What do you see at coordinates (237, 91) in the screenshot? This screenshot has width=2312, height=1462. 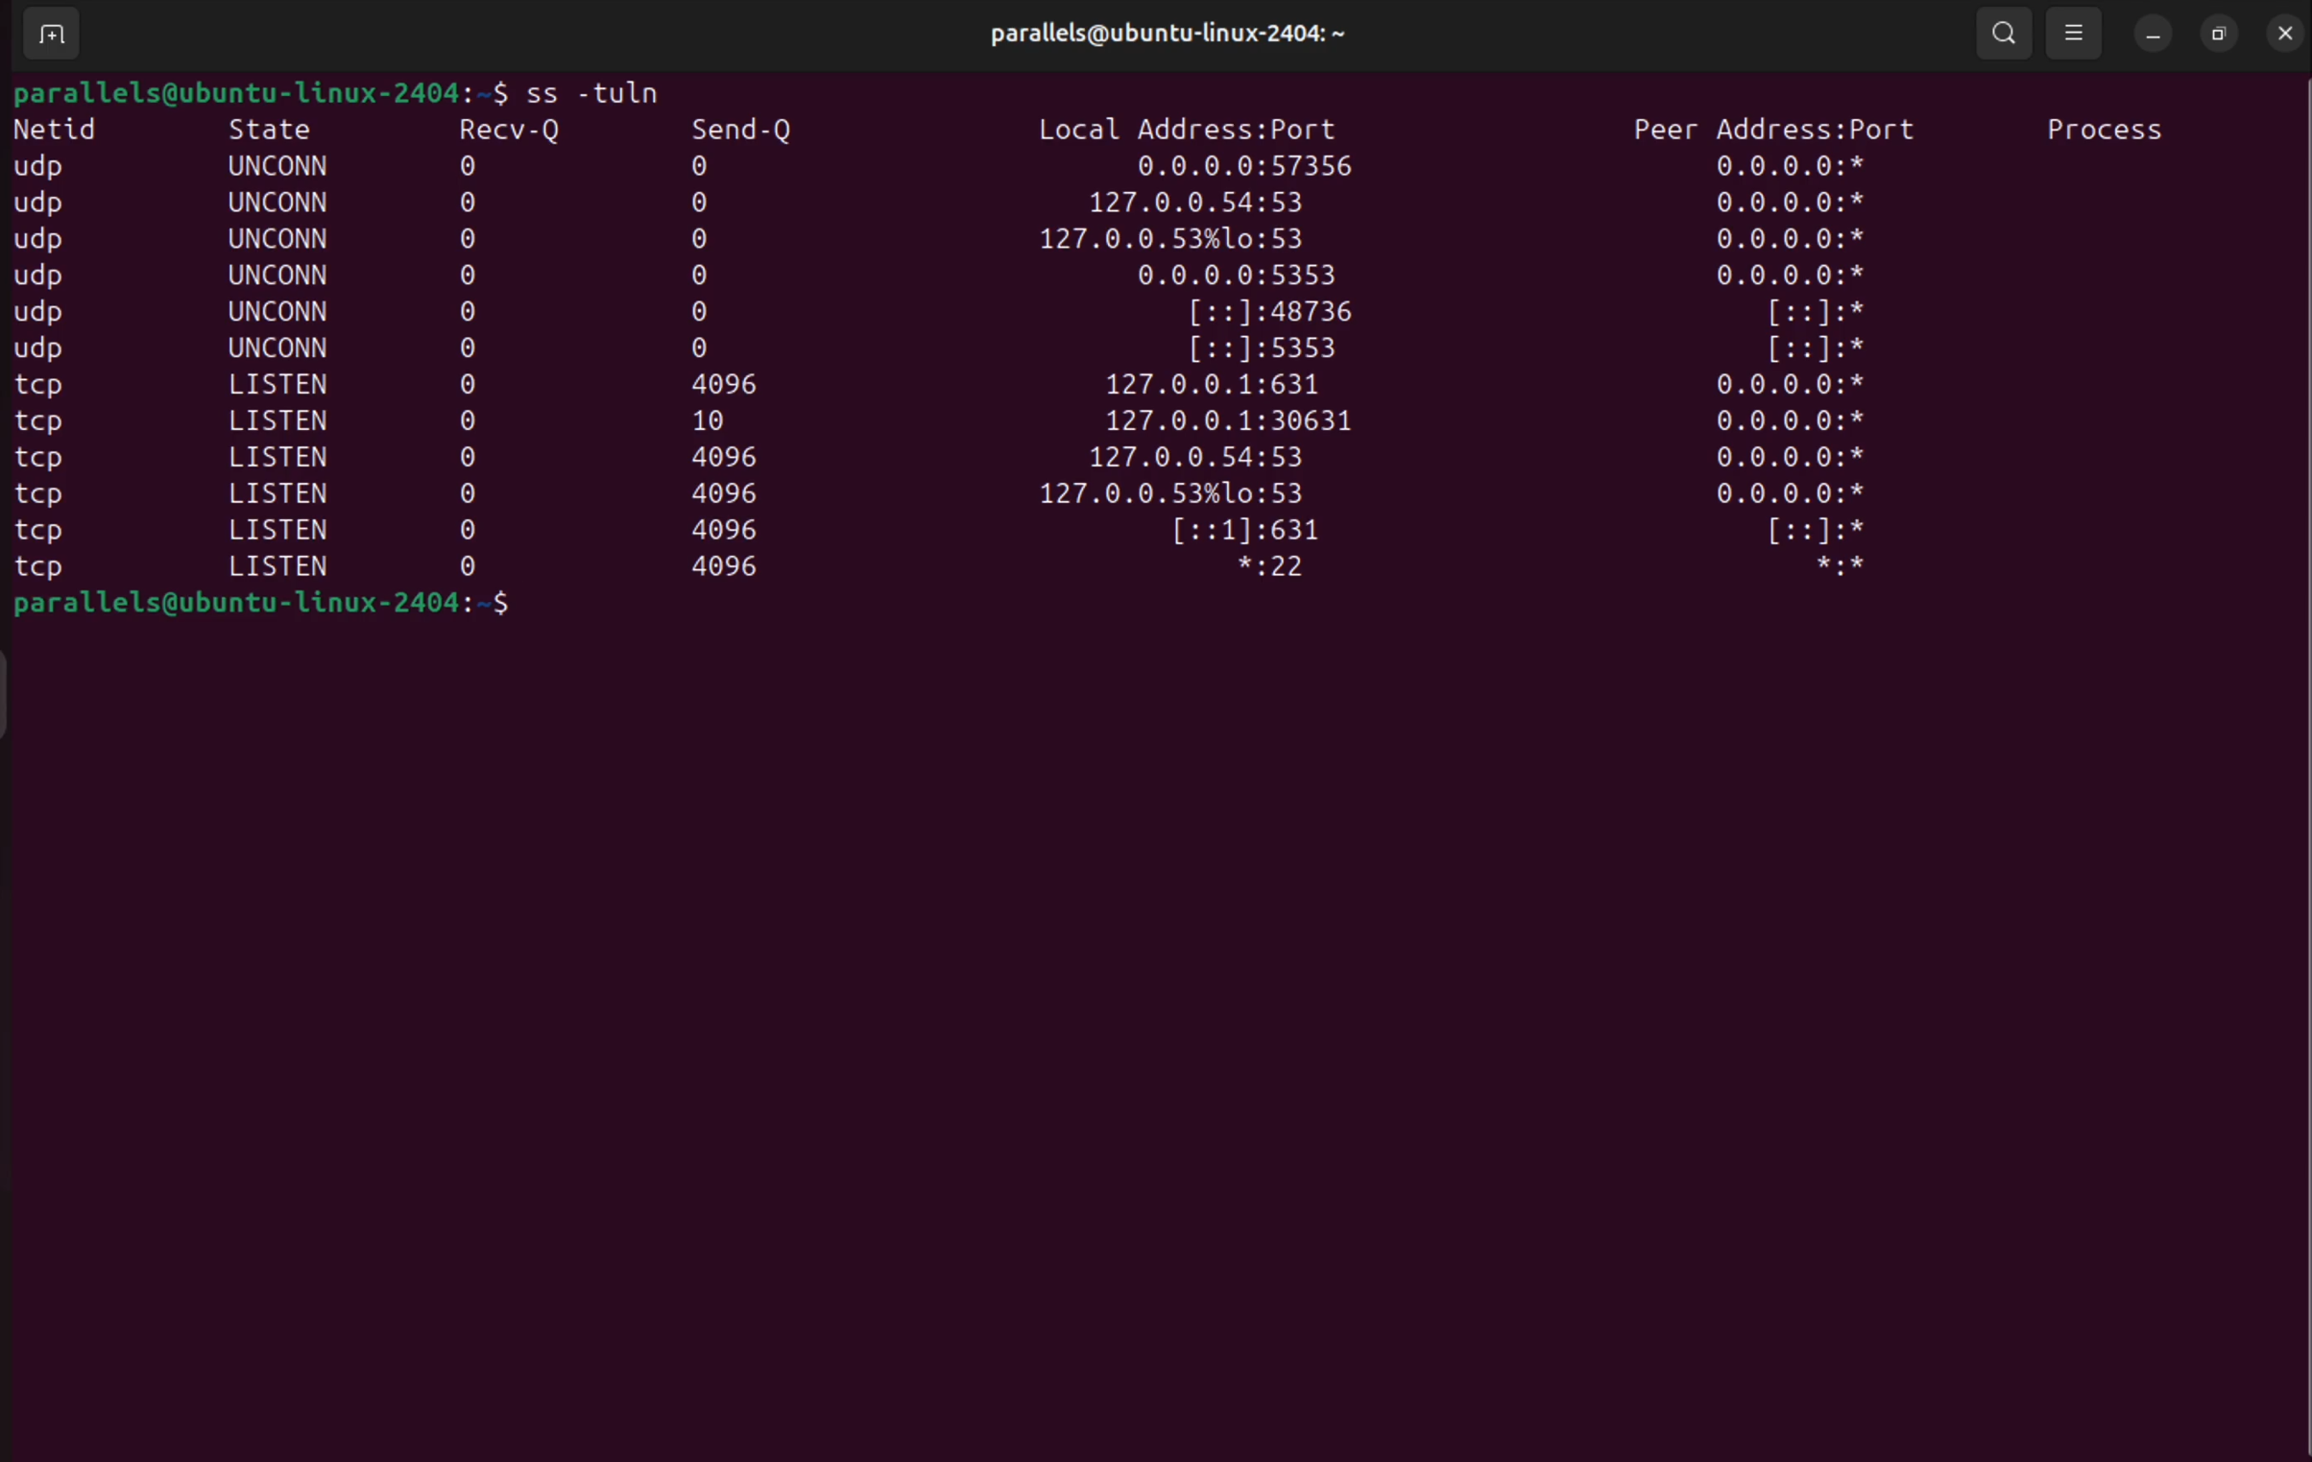 I see `bash prompt` at bounding box center [237, 91].